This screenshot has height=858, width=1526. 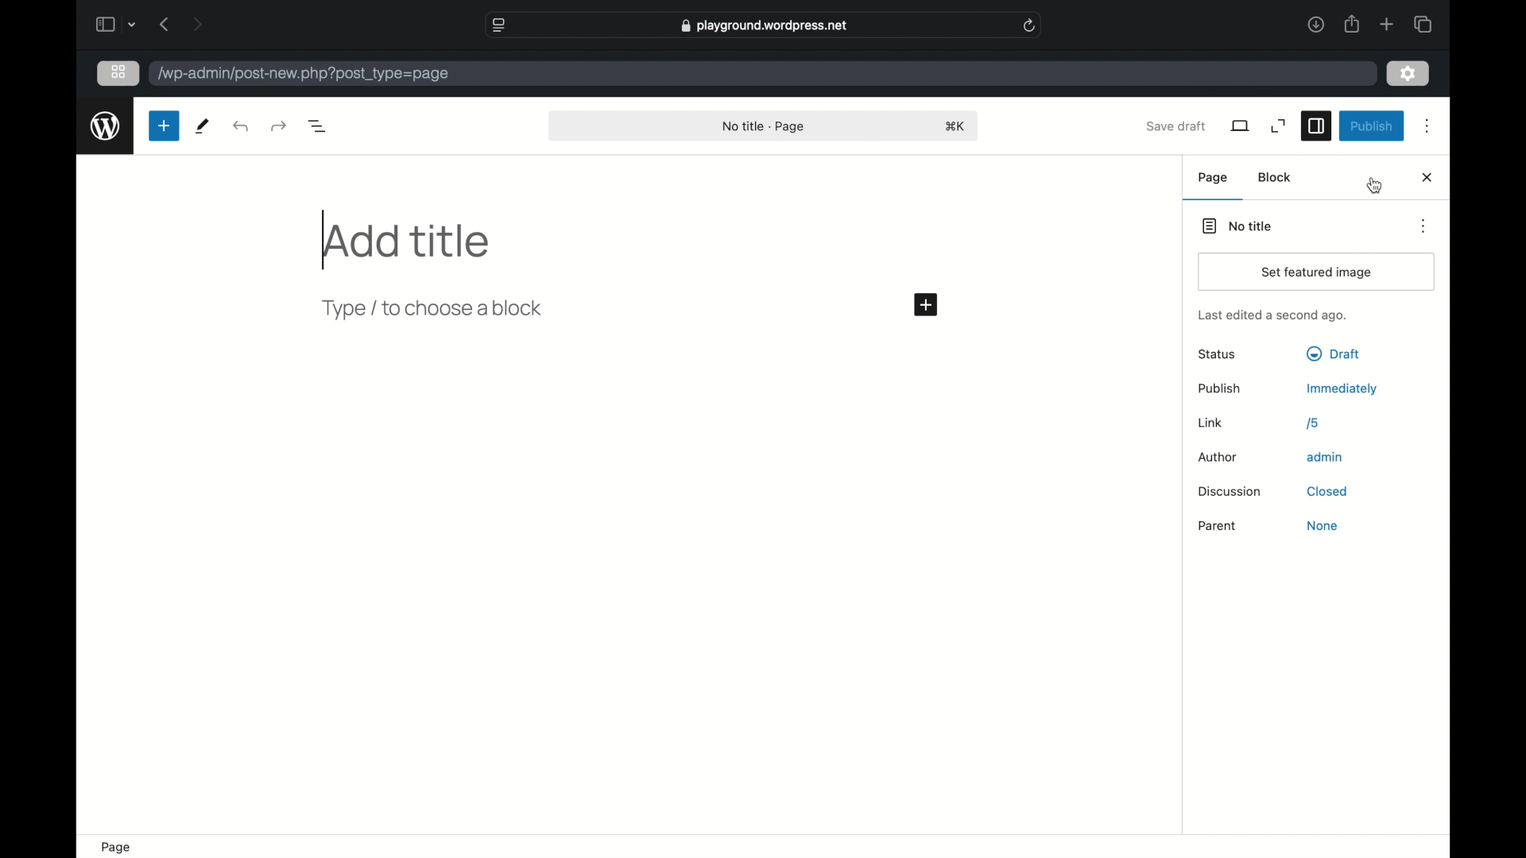 I want to click on admin, so click(x=1326, y=457).